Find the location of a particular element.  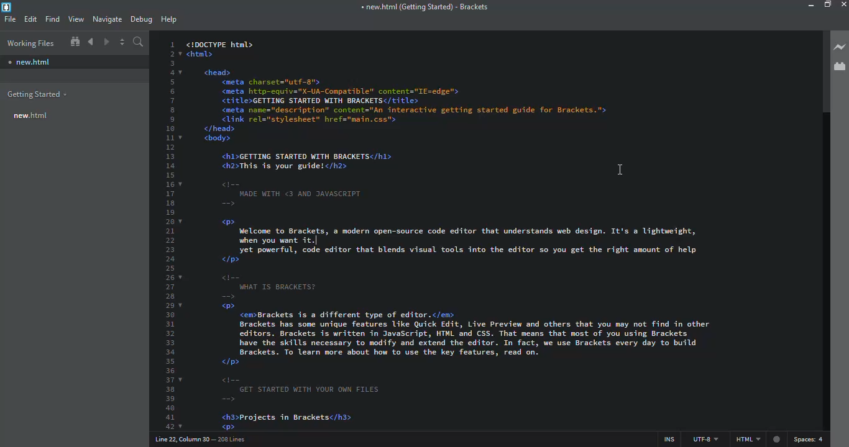

test code is located at coordinates (320, 178).